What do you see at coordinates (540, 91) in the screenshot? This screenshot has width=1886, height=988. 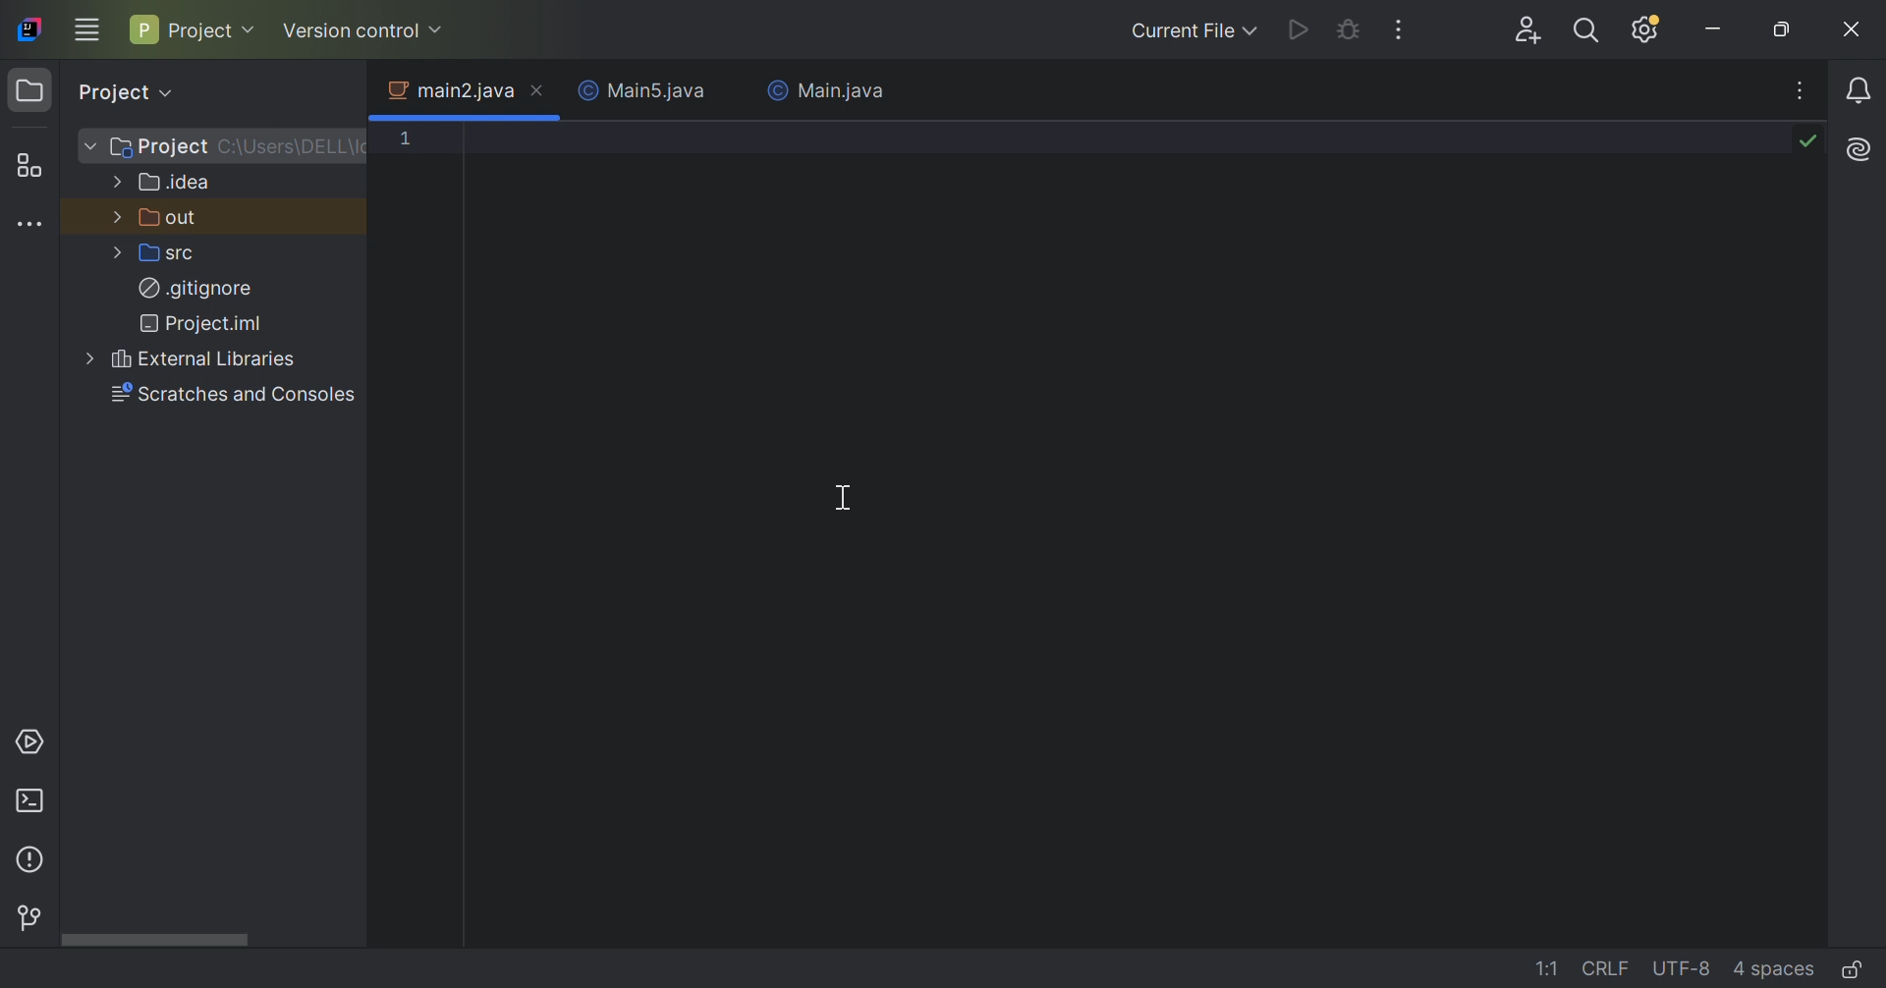 I see `Close` at bounding box center [540, 91].